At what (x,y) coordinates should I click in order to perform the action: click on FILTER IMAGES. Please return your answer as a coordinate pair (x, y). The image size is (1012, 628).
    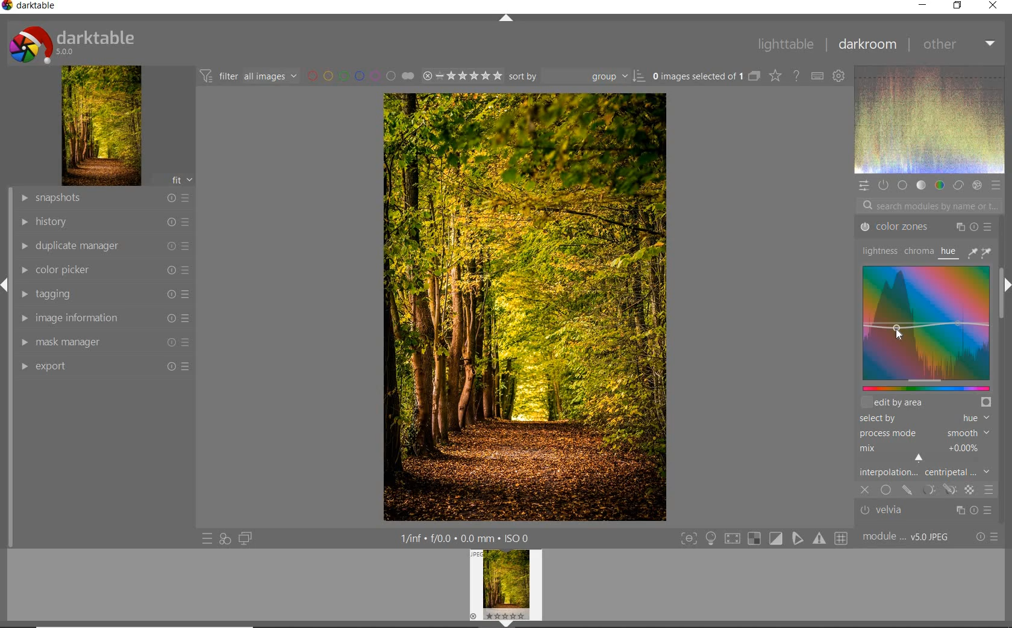
    Looking at the image, I should click on (248, 76).